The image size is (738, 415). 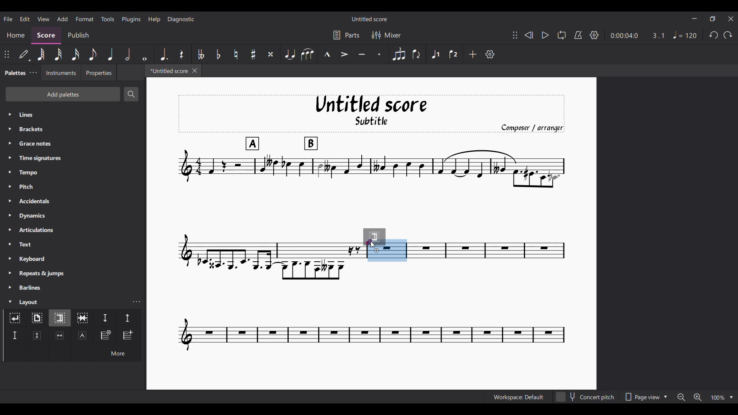 What do you see at coordinates (60, 335) in the screenshot?
I see `Insert horizontal frame` at bounding box center [60, 335].